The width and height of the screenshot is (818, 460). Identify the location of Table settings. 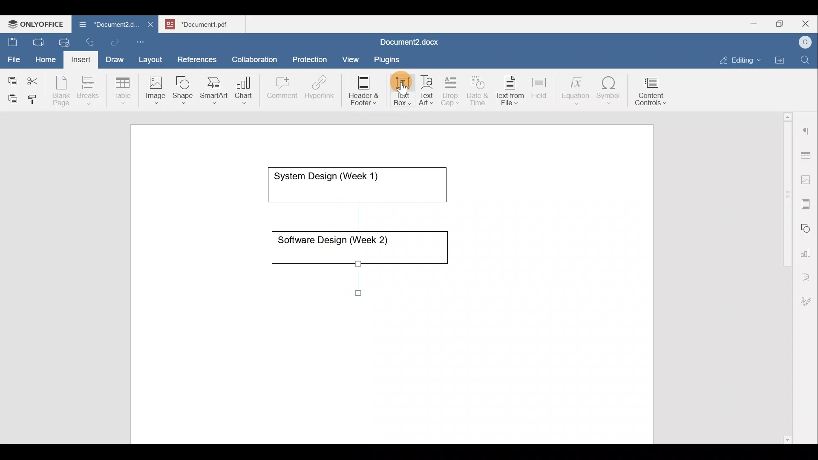
(807, 155).